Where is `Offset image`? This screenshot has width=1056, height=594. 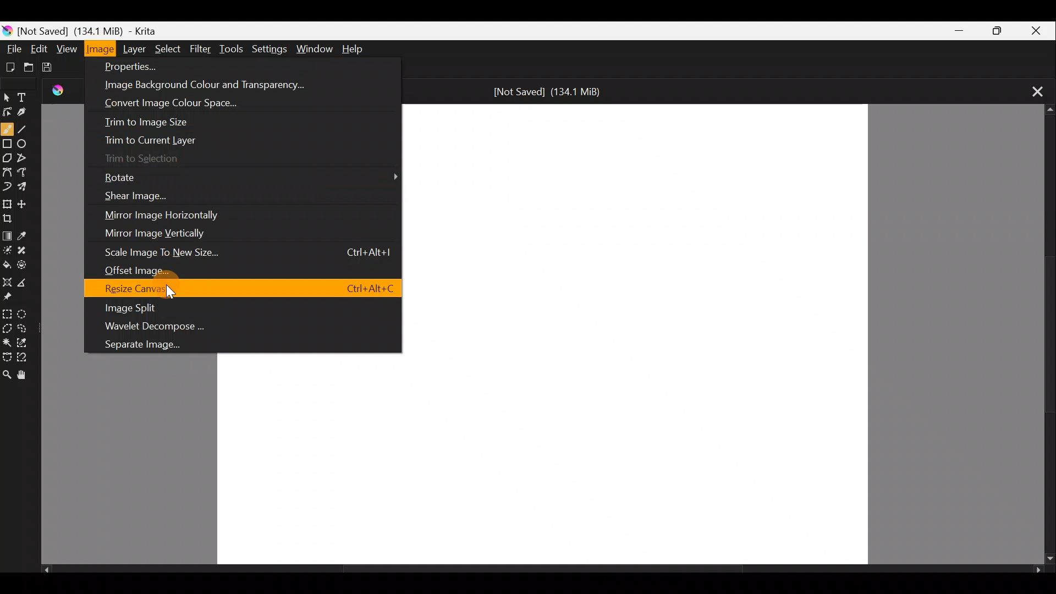
Offset image is located at coordinates (230, 268).